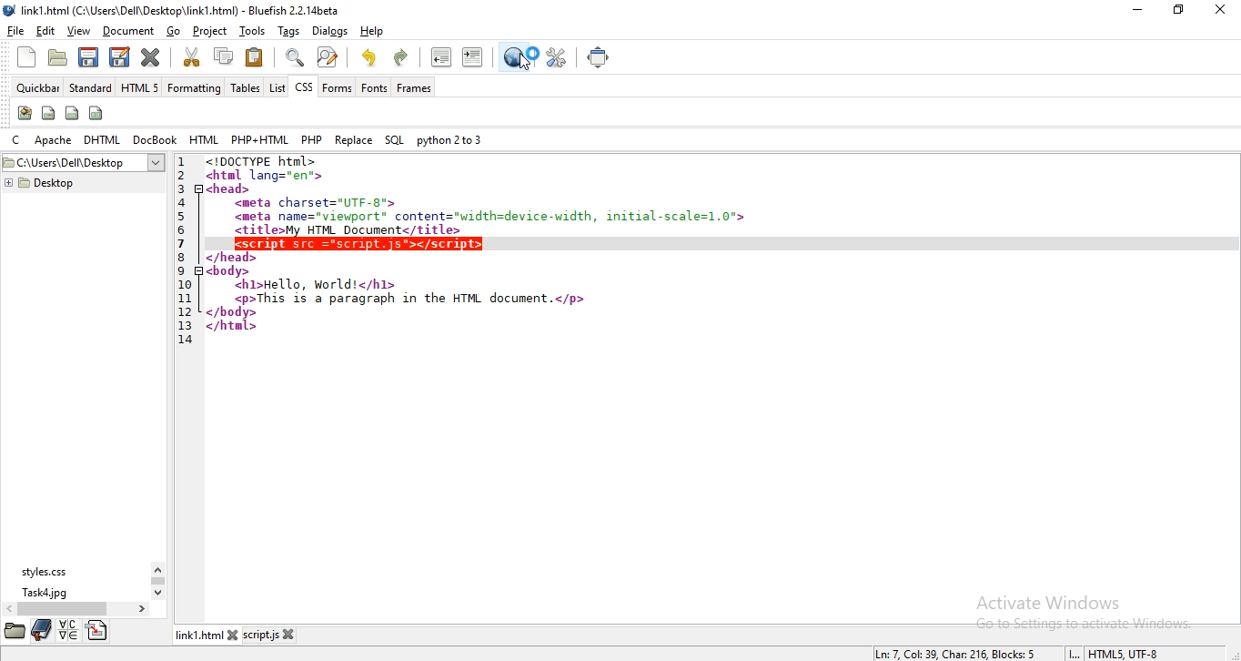  What do you see at coordinates (181, 202) in the screenshot?
I see `4` at bounding box center [181, 202].